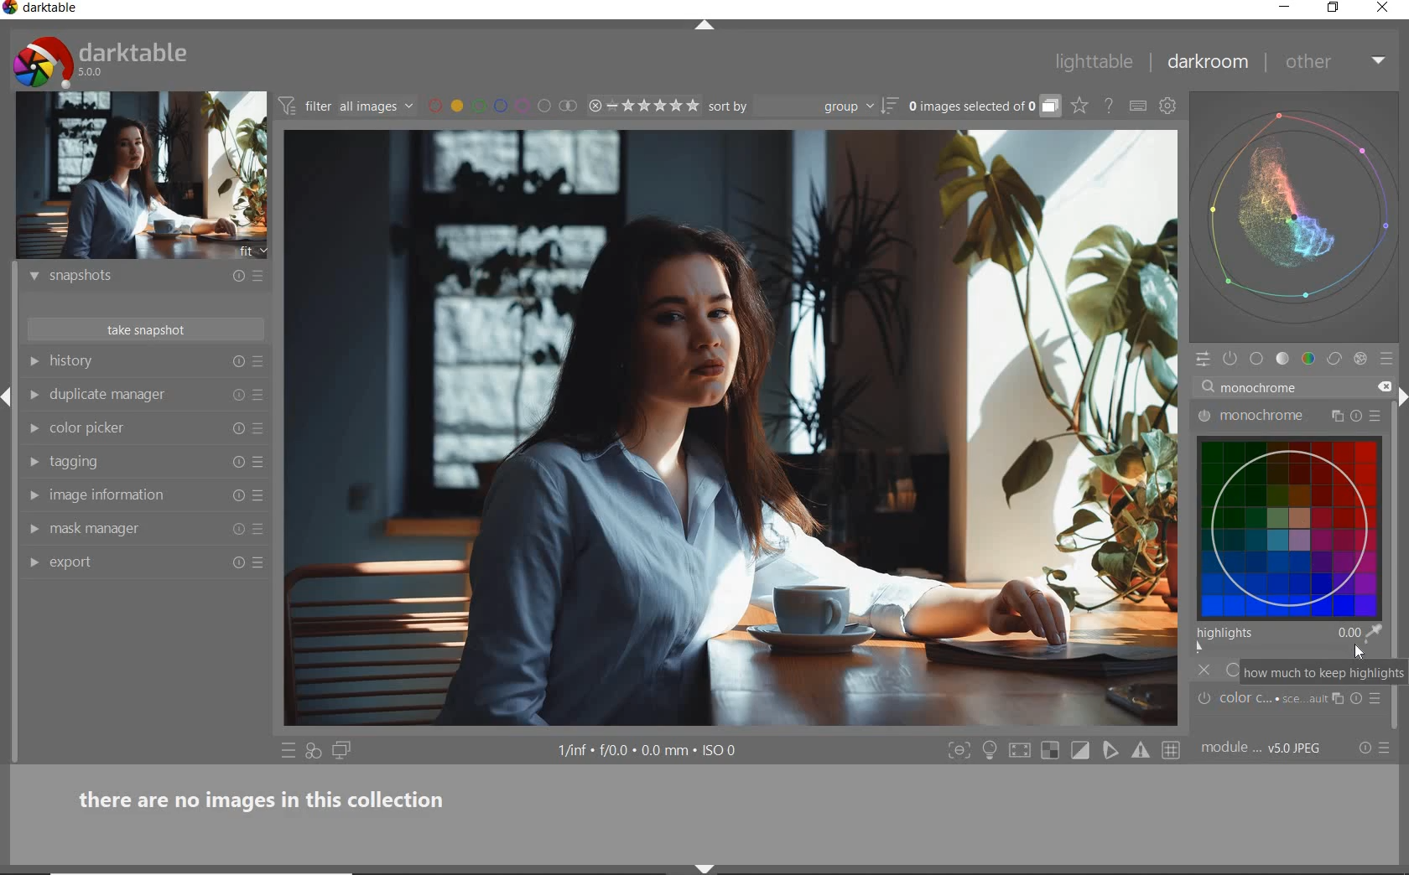 The height and width of the screenshot is (875, 1409). I want to click on preset and preferences, so click(261, 463).